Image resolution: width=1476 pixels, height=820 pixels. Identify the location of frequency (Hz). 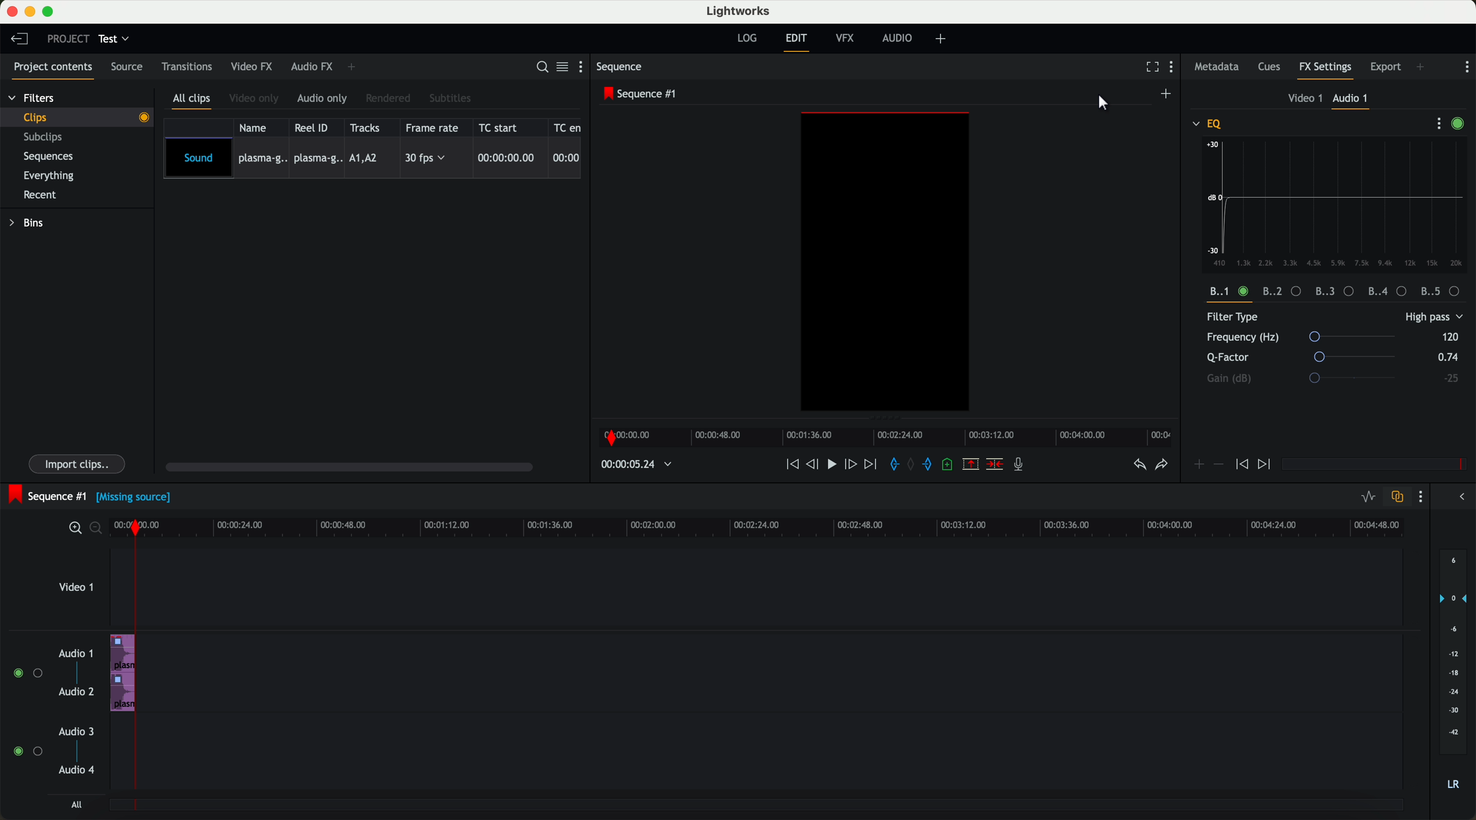
(1306, 338).